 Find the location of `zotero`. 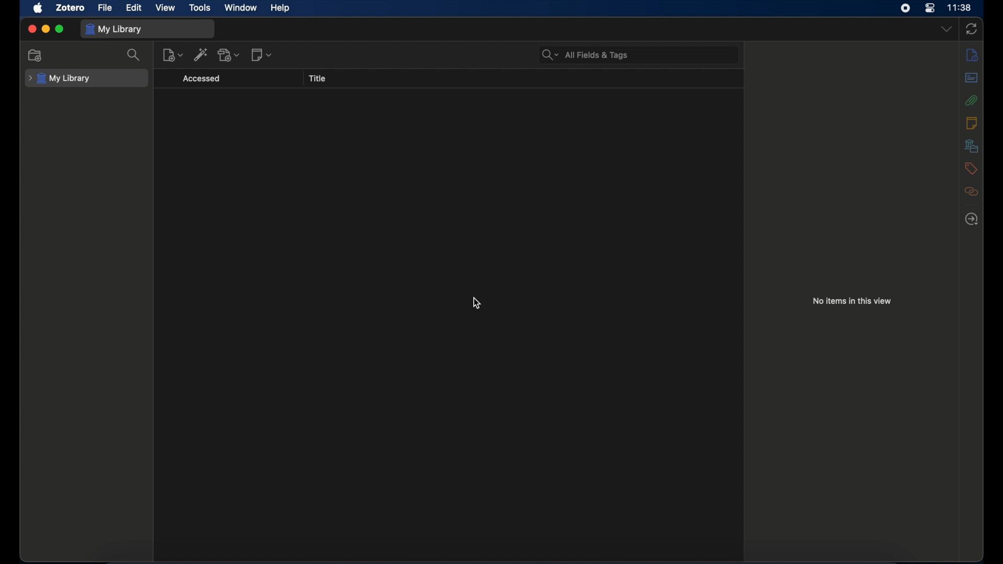

zotero is located at coordinates (72, 7).